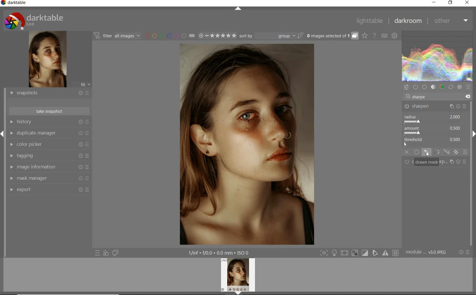  What do you see at coordinates (48, 156) in the screenshot?
I see `tagging` at bounding box center [48, 156].